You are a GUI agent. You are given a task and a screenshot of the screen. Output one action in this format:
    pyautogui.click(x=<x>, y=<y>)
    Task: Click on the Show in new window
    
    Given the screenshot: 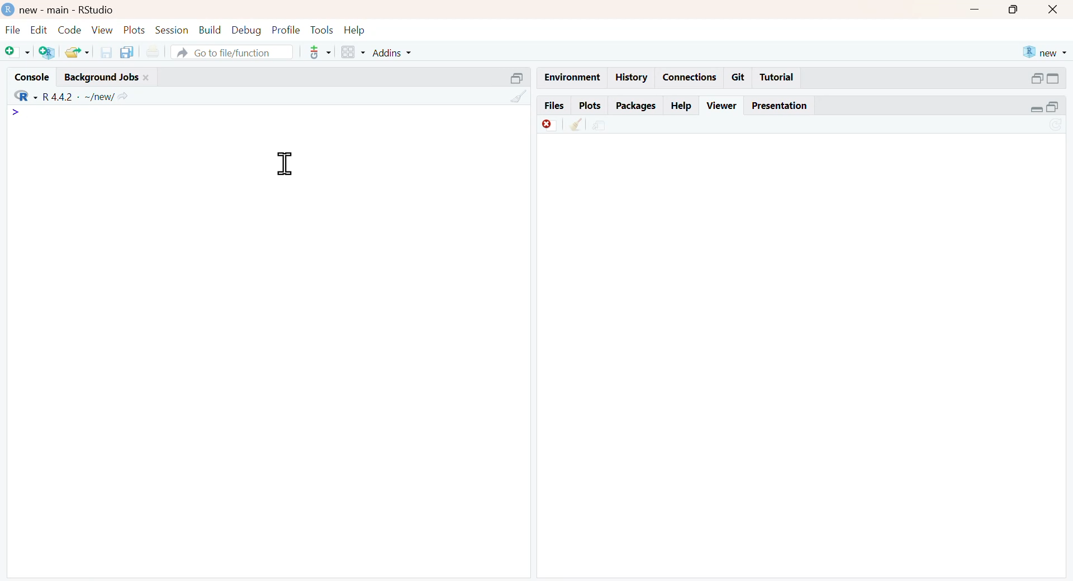 What is the action you would take?
    pyautogui.click(x=599, y=124)
    